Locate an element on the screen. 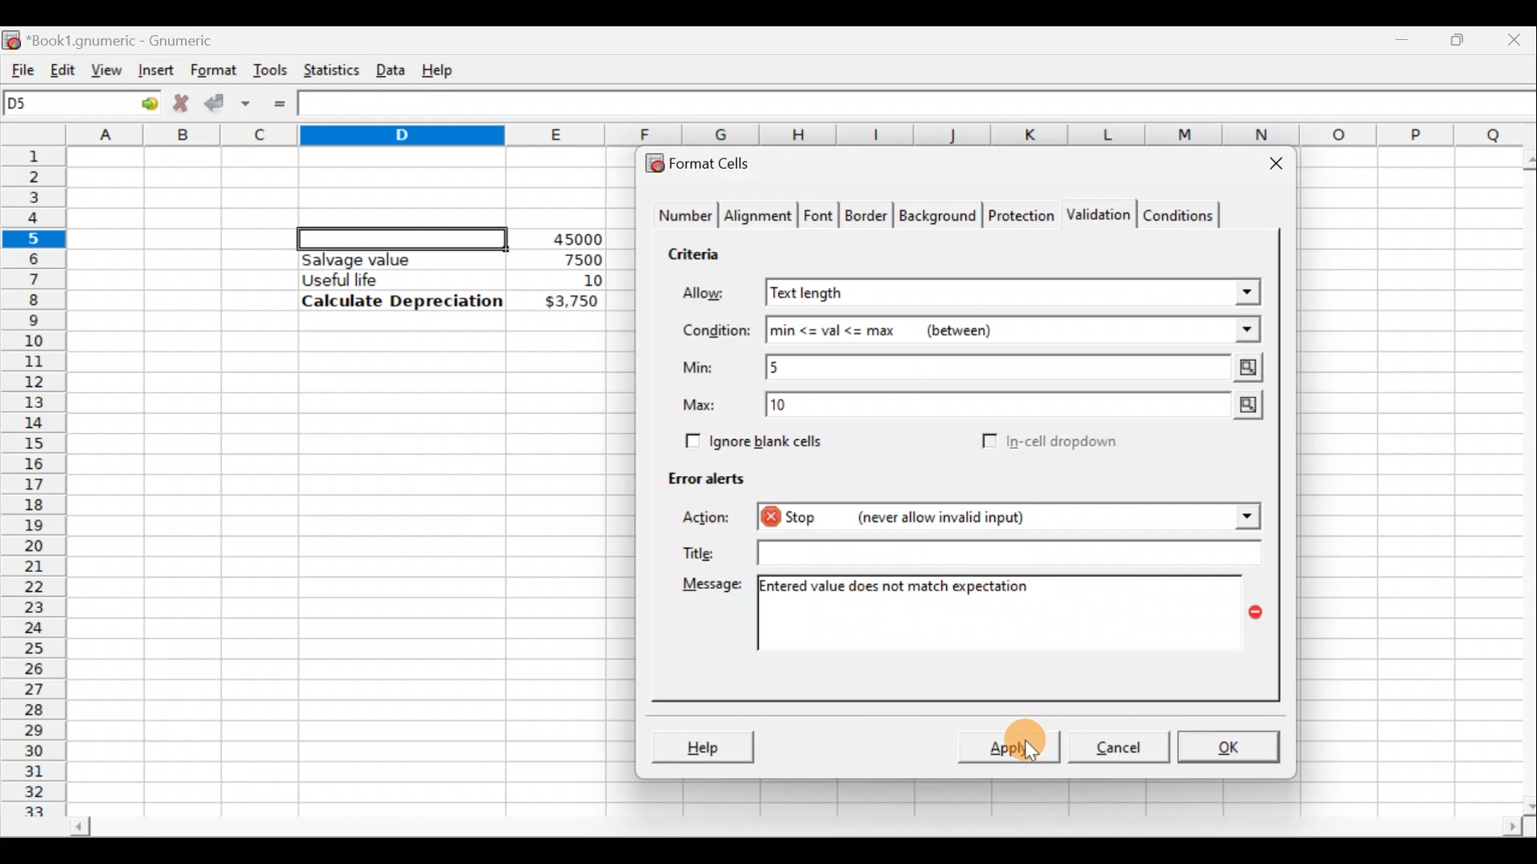  Format is located at coordinates (212, 70).